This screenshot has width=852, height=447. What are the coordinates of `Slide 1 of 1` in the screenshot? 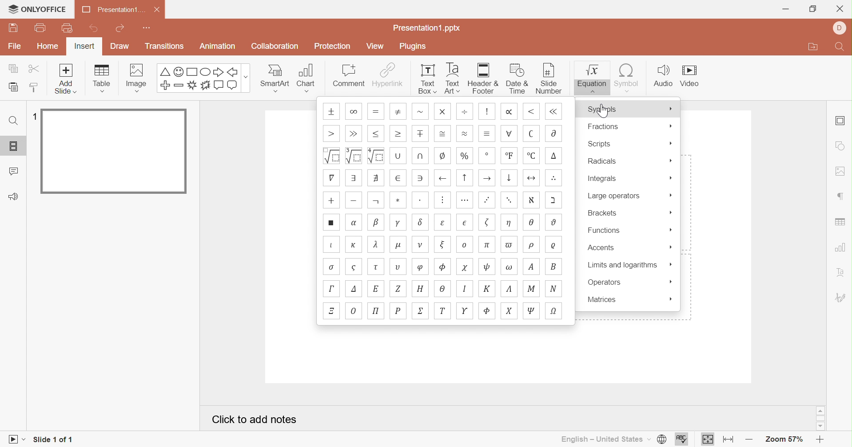 It's located at (54, 439).